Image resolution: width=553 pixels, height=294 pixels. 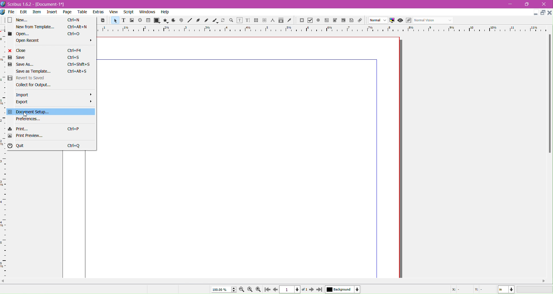 What do you see at coordinates (272, 21) in the screenshot?
I see `measurements` at bounding box center [272, 21].